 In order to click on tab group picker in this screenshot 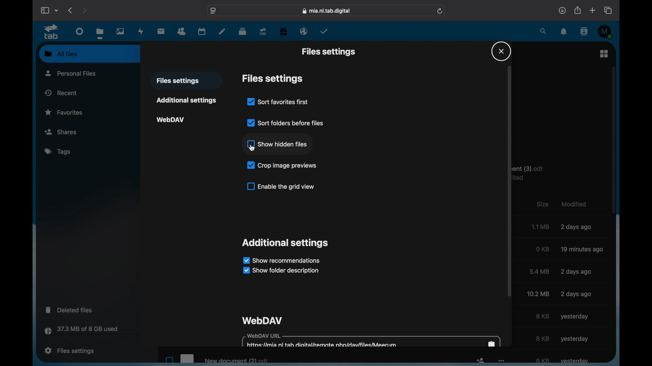, I will do `click(57, 11)`.